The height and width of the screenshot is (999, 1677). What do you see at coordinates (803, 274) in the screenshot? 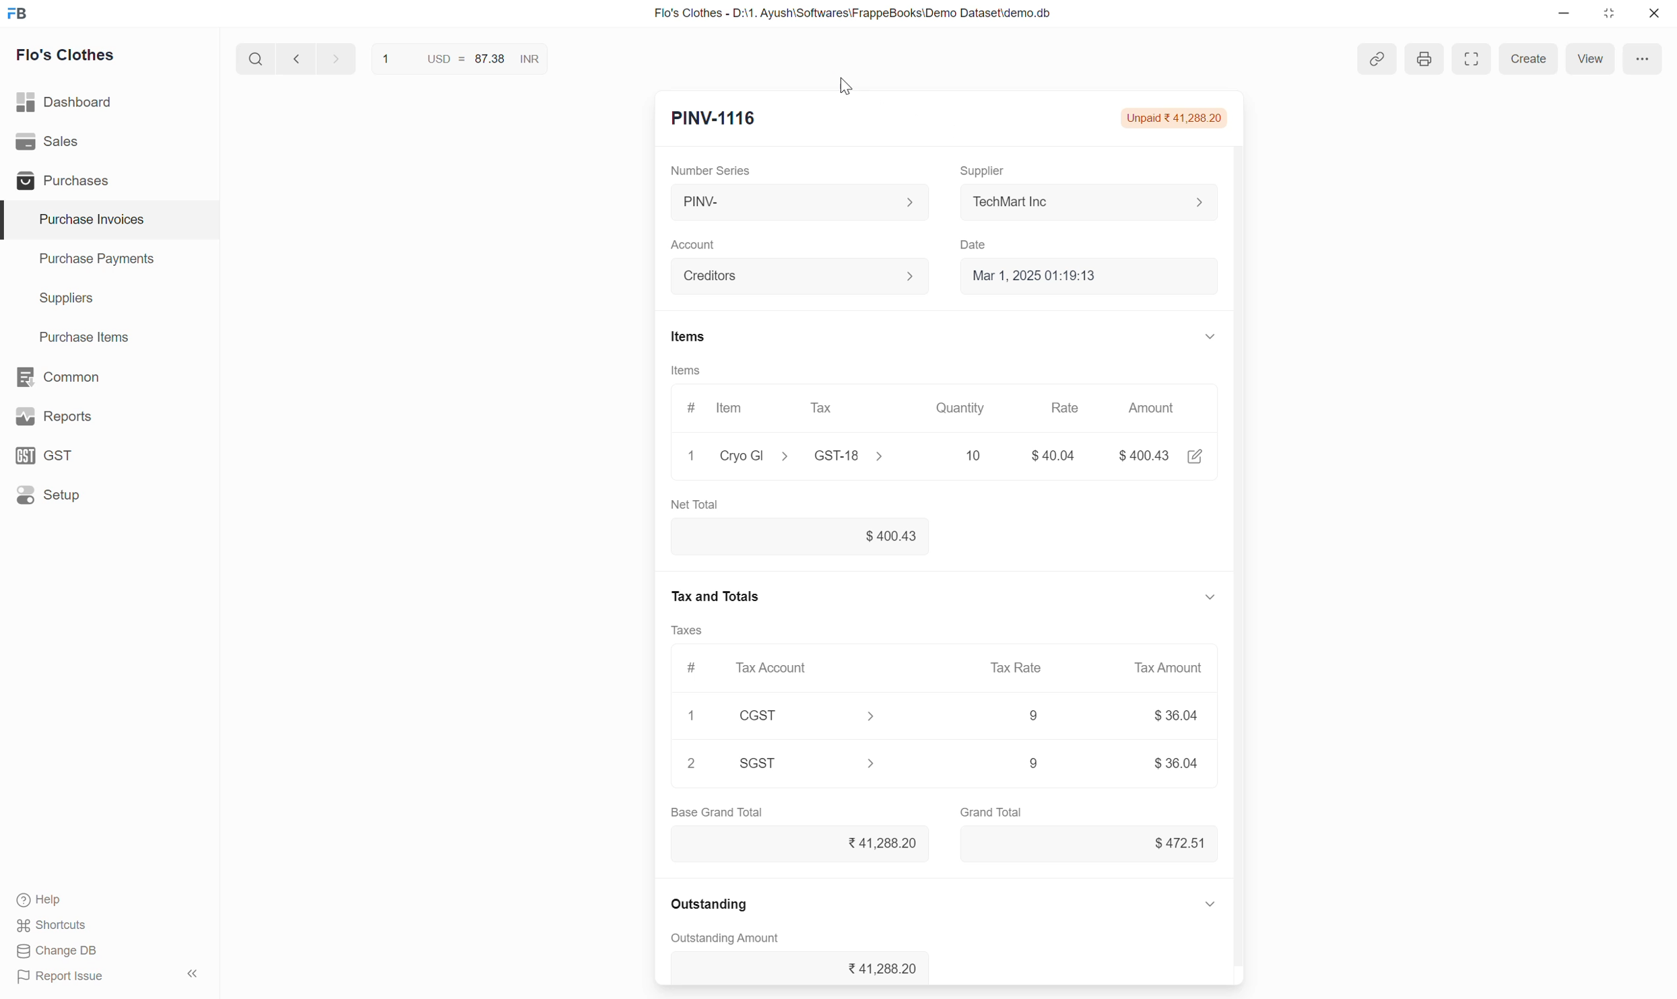
I see `Account ` at bounding box center [803, 274].